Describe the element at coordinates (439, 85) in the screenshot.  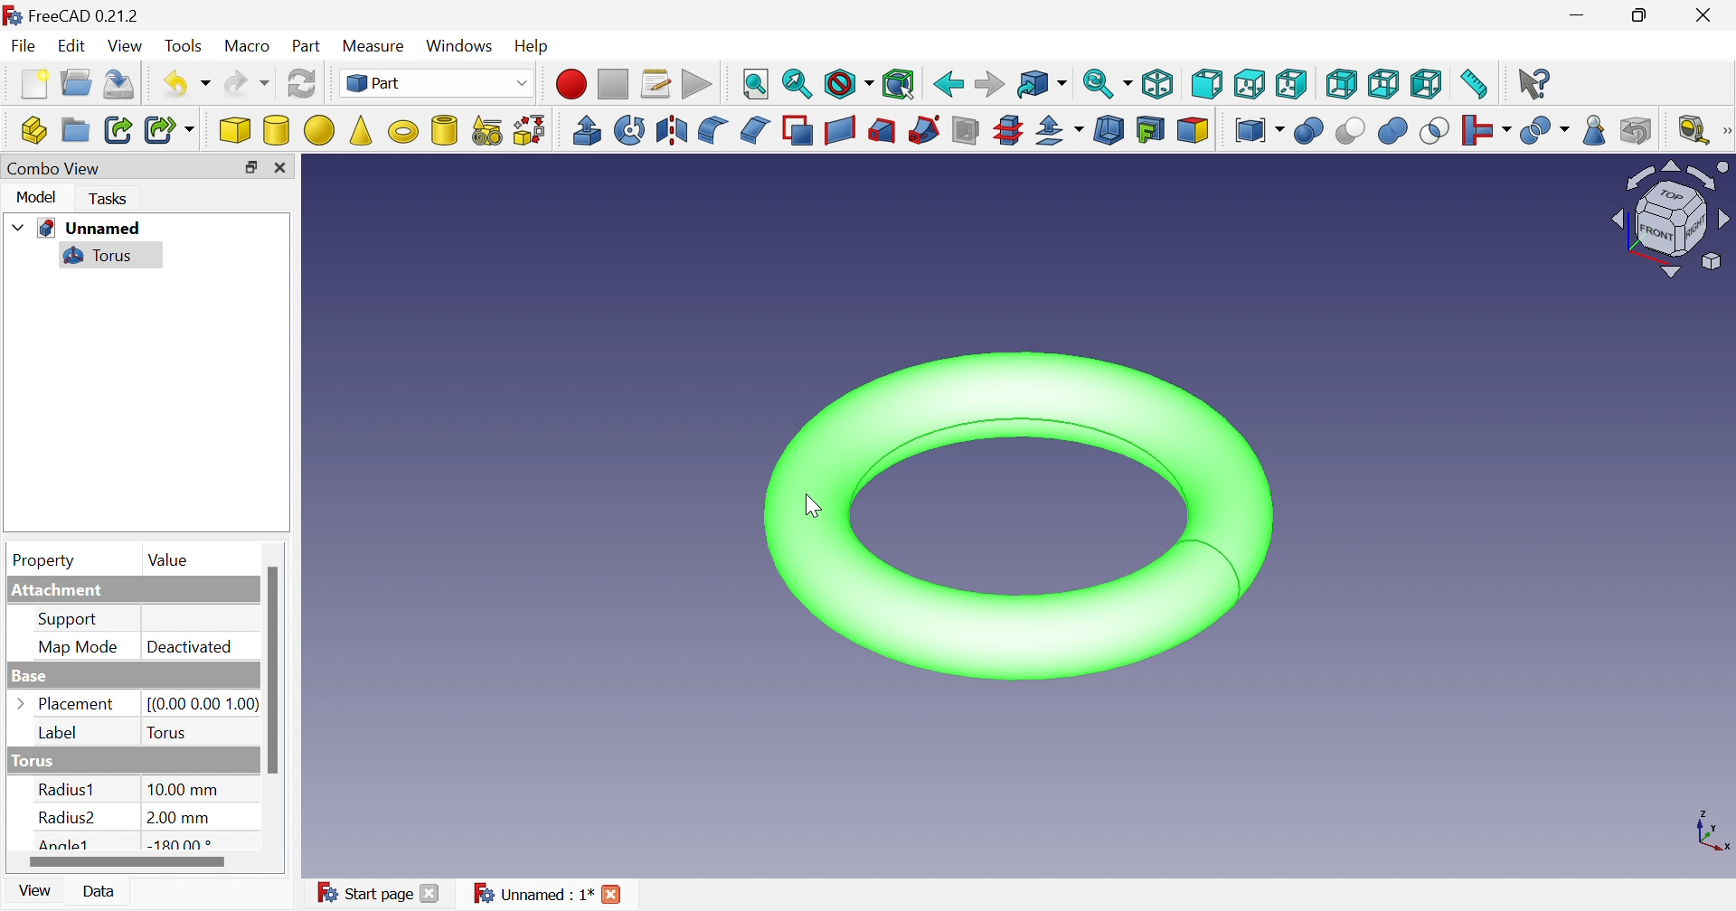
I see `Part` at that location.